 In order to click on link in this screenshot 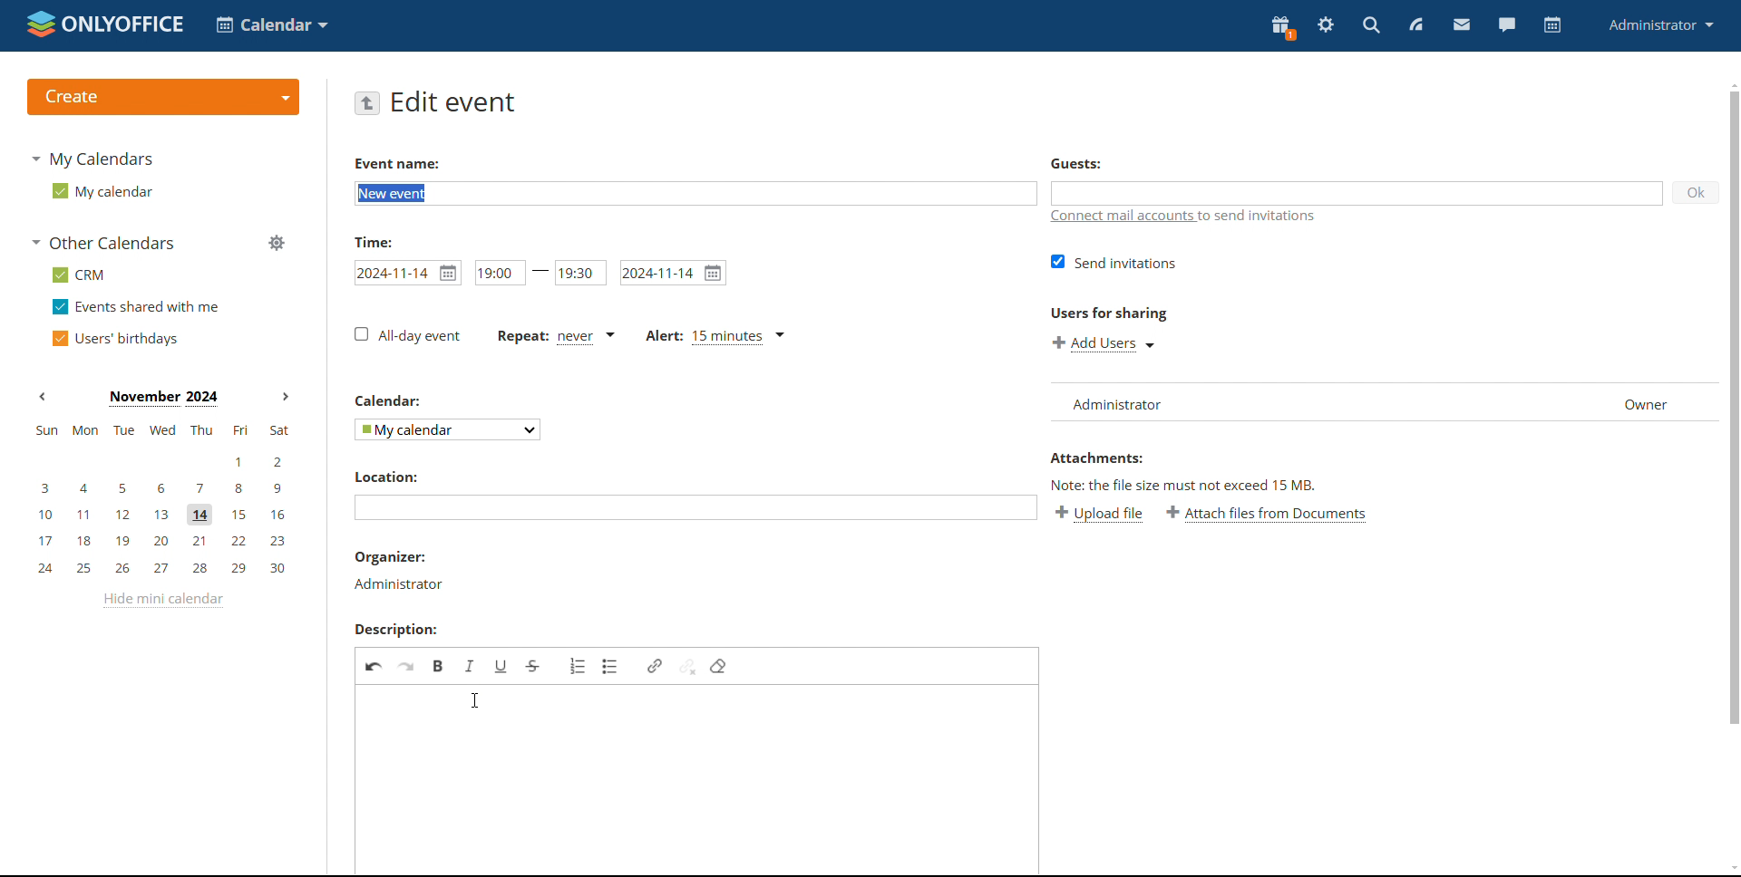, I will do `click(655, 666)`.